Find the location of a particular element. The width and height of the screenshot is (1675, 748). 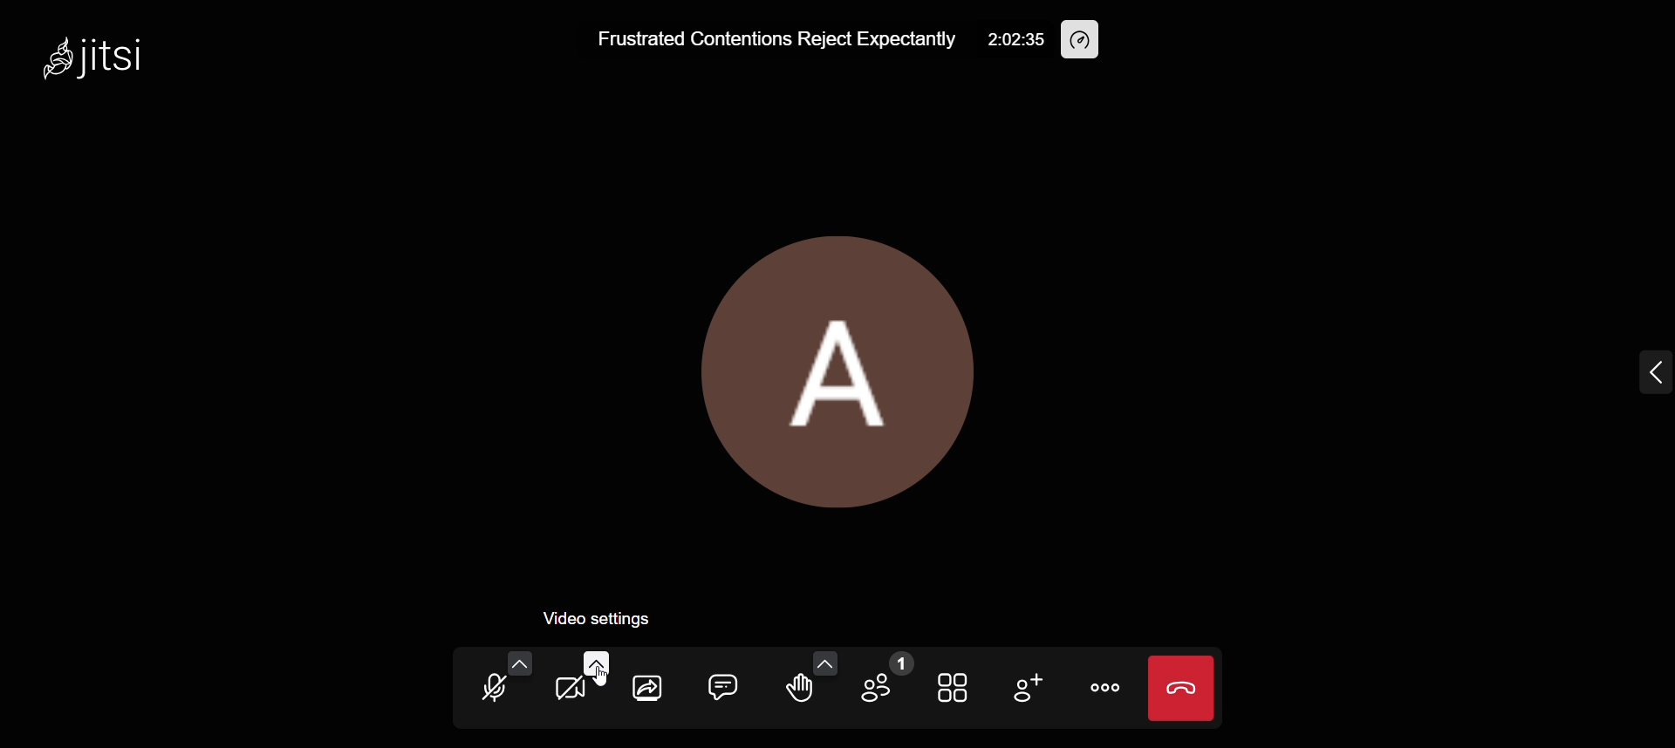

share screen is located at coordinates (645, 692).